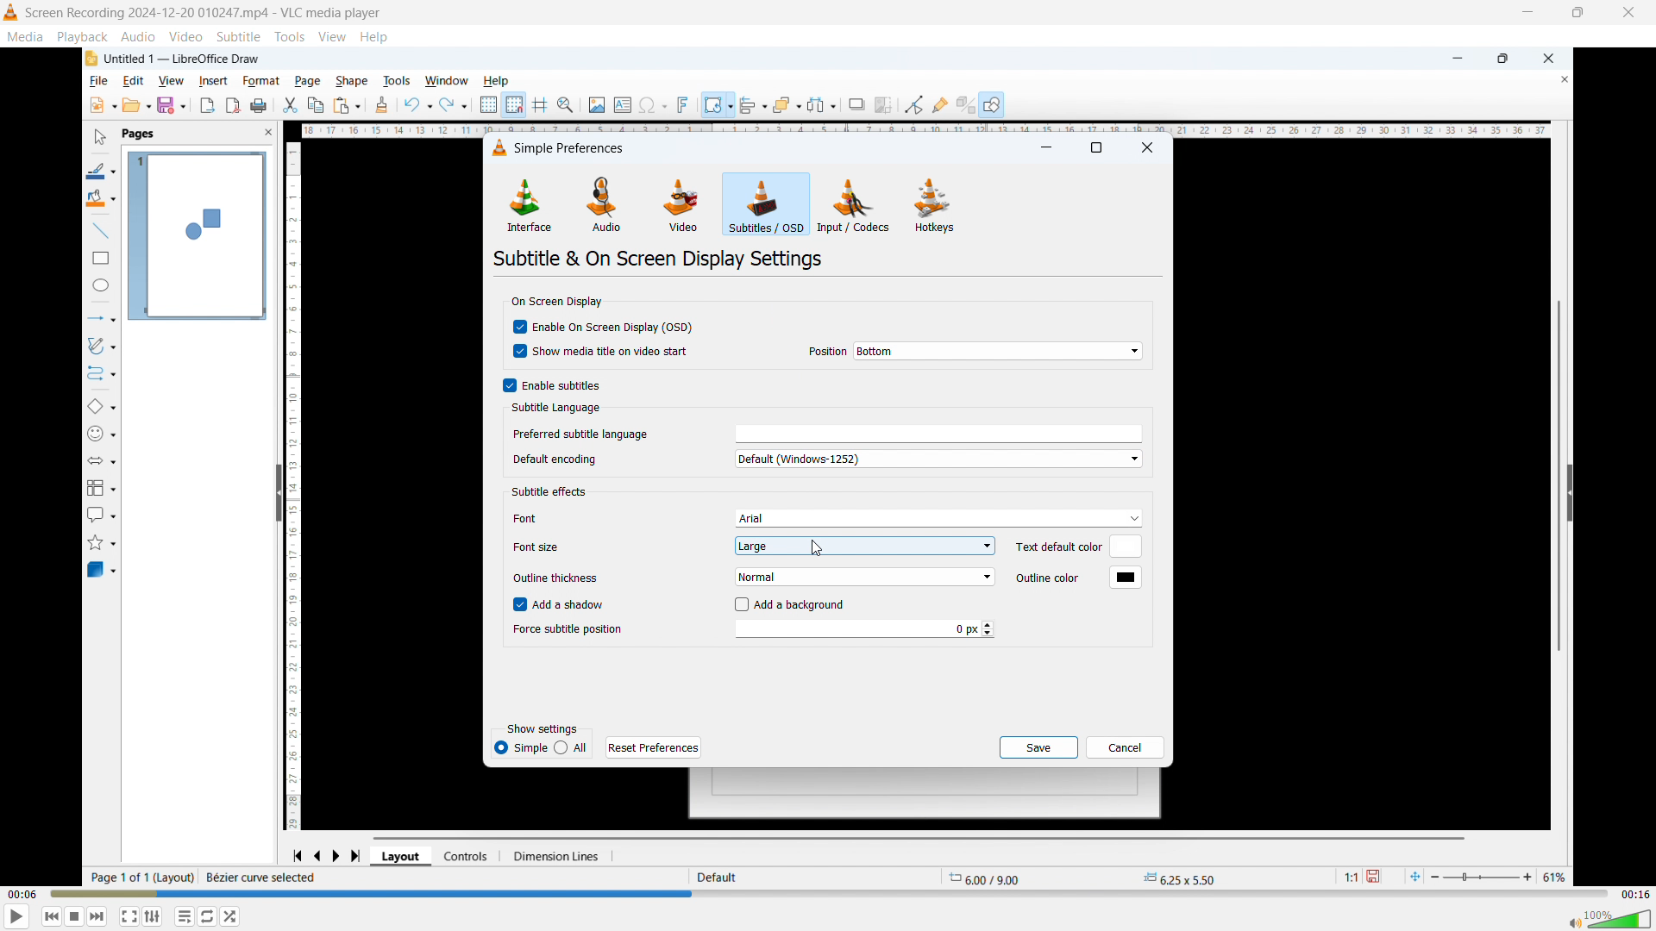  I want to click on play , so click(18, 915).